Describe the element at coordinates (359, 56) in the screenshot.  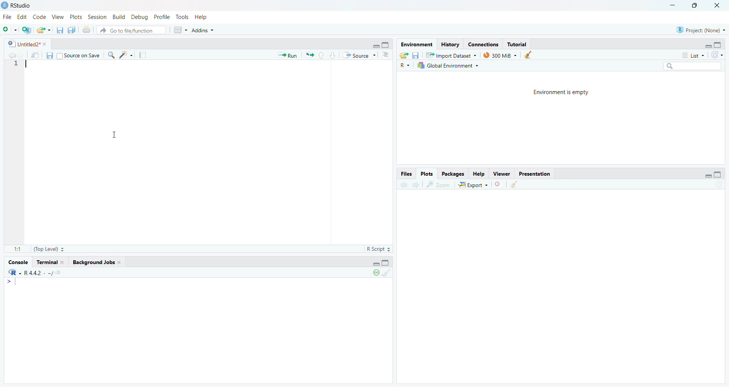
I see `Source ` at that location.